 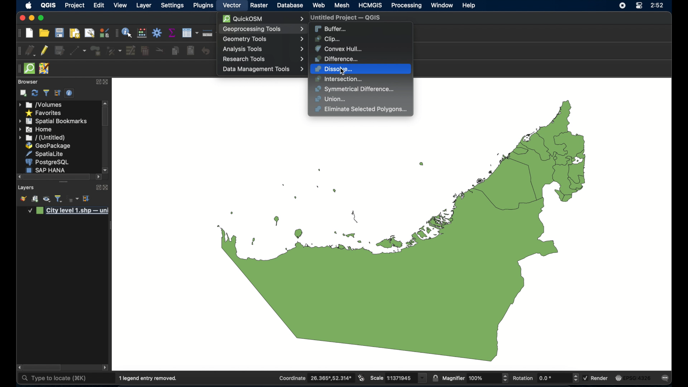 I want to click on type to locate, so click(x=53, y=378).